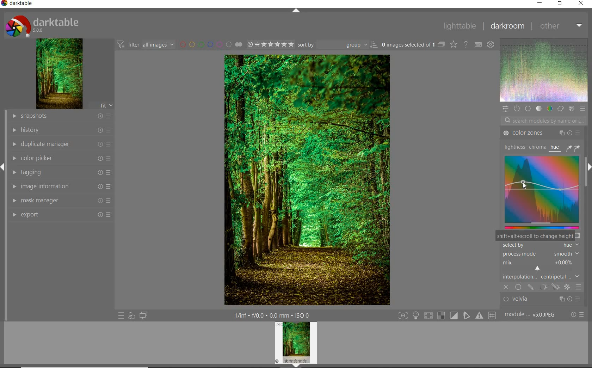 This screenshot has height=368, width=592. Describe the element at coordinates (535, 236) in the screenshot. I see `shift+alt+scroll to change height` at that location.